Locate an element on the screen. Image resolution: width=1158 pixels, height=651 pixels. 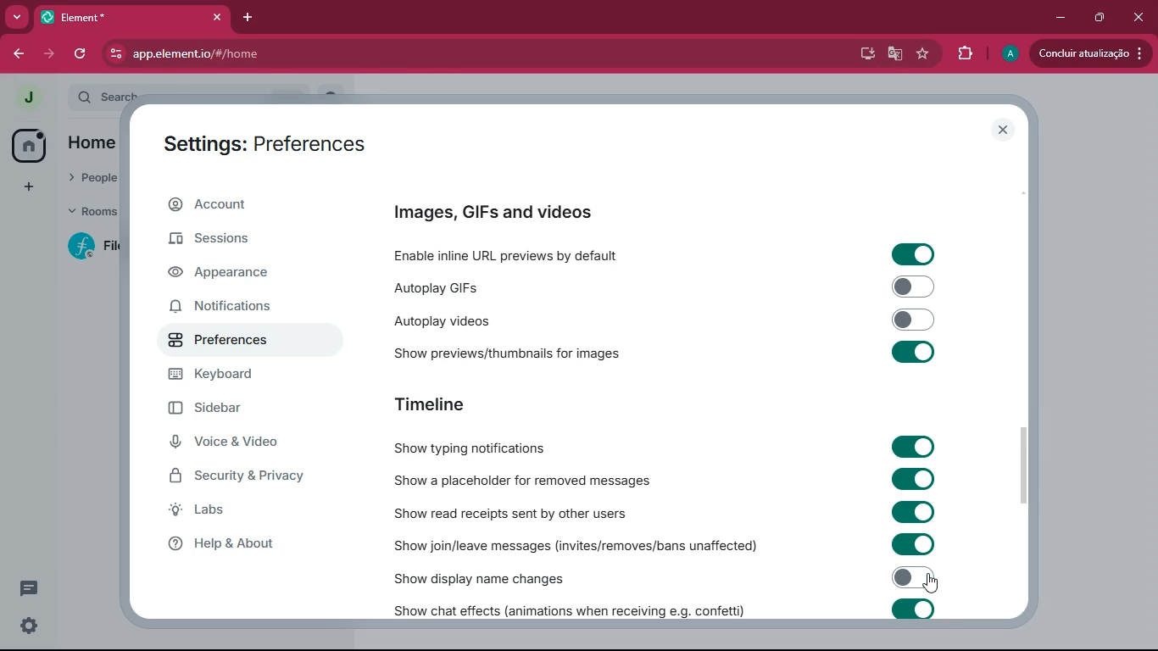
voice & video is located at coordinates (228, 441).